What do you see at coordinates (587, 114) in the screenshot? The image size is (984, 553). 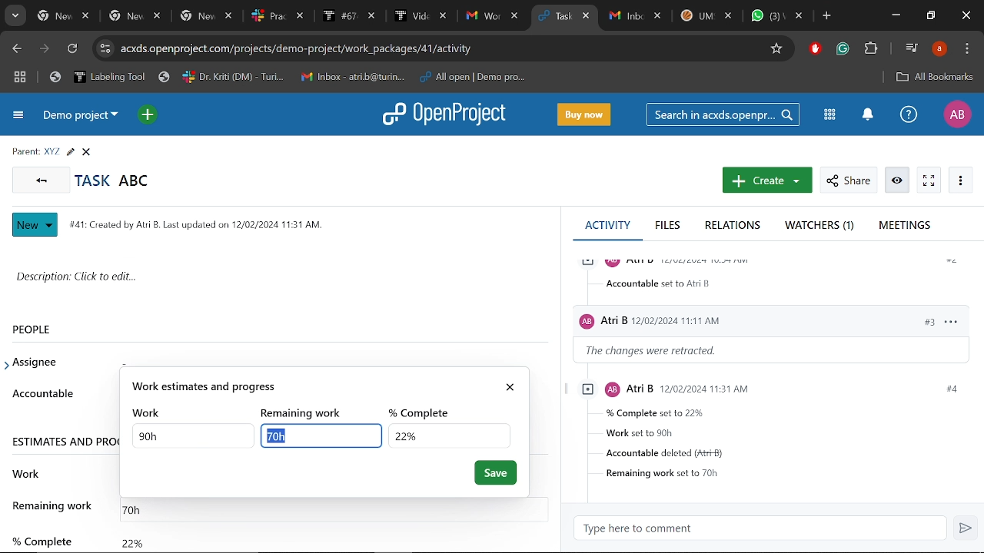 I see `Buy now` at bounding box center [587, 114].